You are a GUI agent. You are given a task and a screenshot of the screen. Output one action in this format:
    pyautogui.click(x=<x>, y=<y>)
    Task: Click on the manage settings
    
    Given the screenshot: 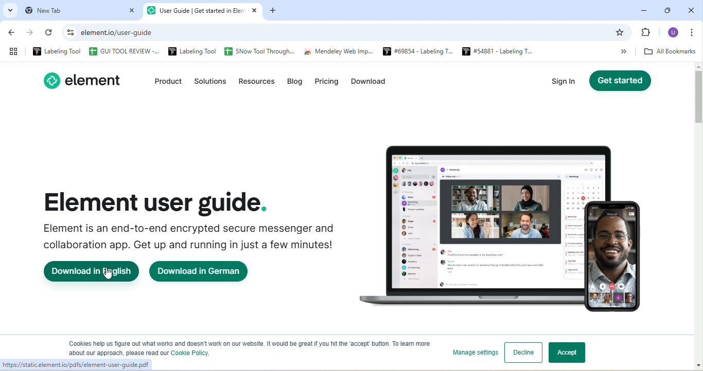 What is the action you would take?
    pyautogui.click(x=472, y=353)
    